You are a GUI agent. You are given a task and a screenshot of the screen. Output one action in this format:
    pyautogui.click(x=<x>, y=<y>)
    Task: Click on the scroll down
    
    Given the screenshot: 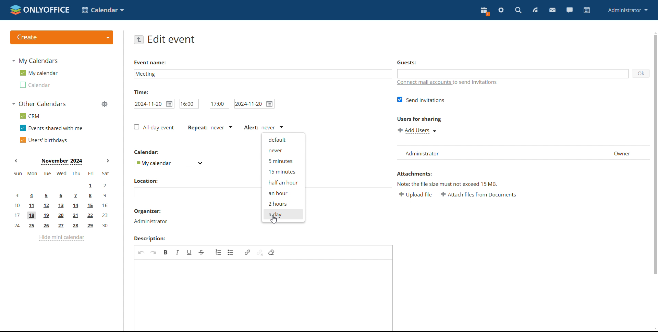 What is the action you would take?
    pyautogui.click(x=654, y=329)
    